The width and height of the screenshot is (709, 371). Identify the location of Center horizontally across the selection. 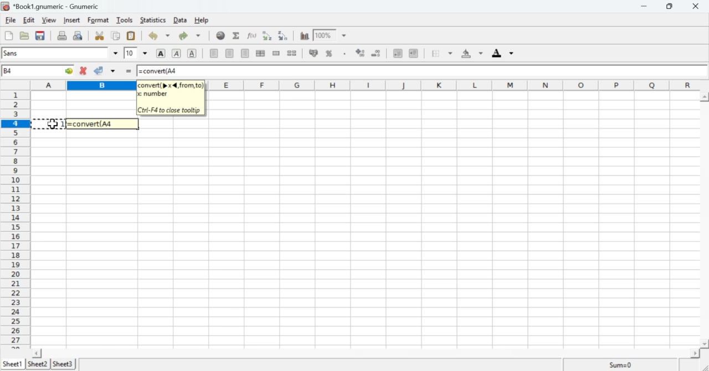
(260, 54).